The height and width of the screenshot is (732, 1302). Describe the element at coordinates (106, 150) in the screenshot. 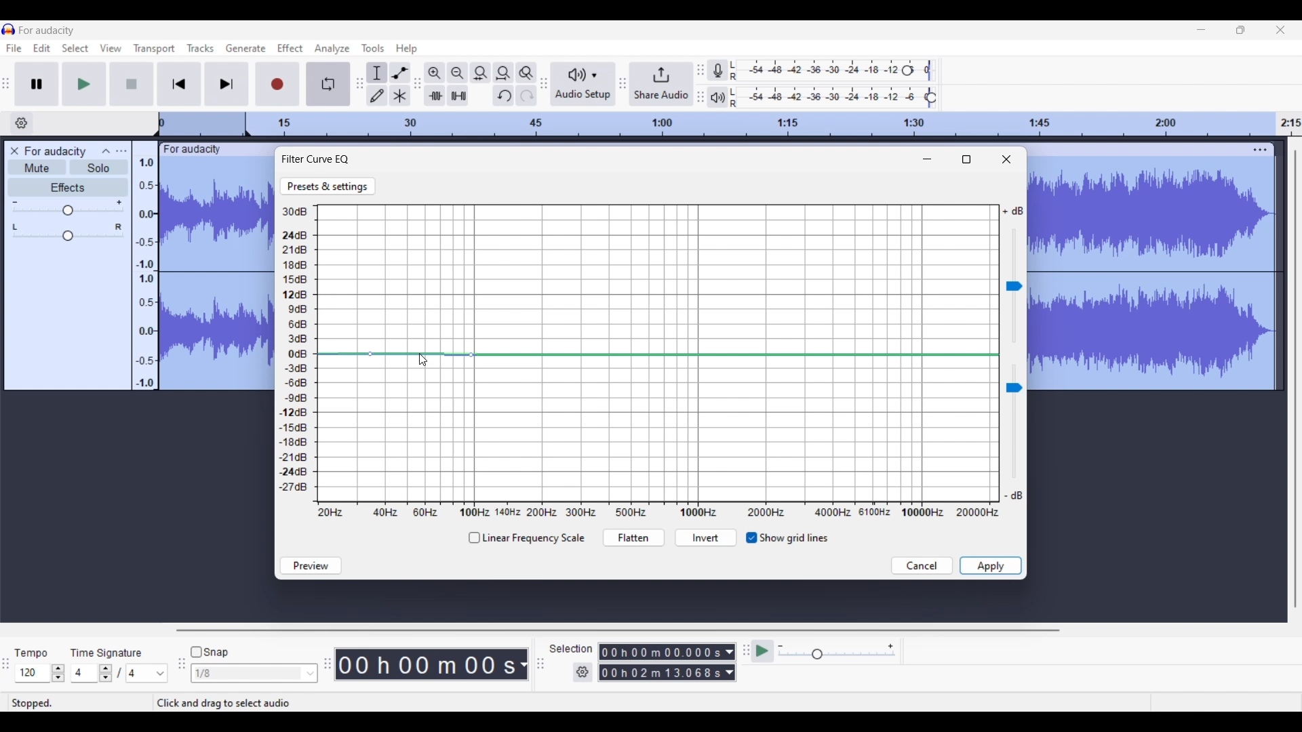

I see `Collapse` at that location.